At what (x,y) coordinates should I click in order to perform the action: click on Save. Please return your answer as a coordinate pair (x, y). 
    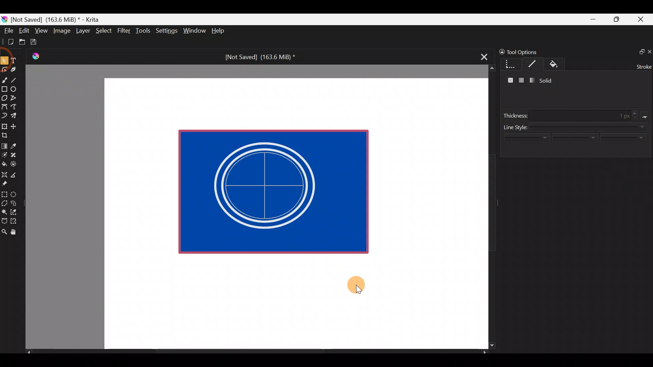
    Looking at the image, I should click on (38, 42).